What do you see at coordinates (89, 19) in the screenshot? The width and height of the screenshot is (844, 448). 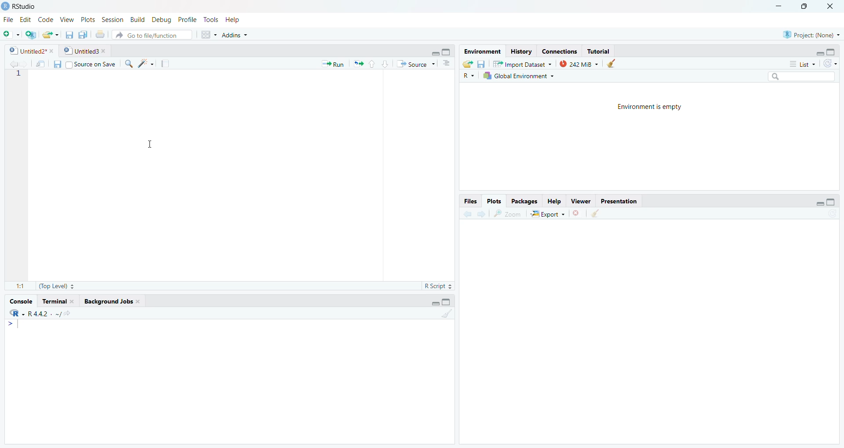 I see `Plots` at bounding box center [89, 19].